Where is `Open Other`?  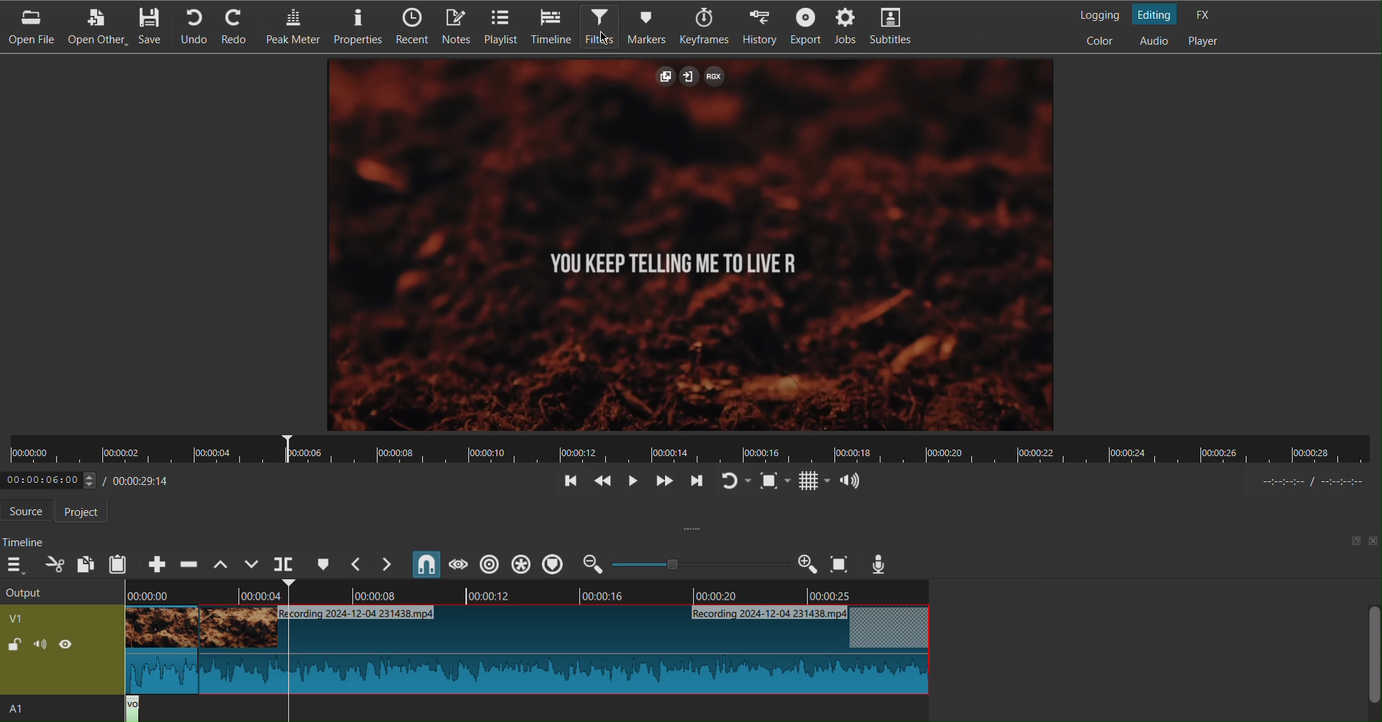 Open Other is located at coordinates (94, 26).